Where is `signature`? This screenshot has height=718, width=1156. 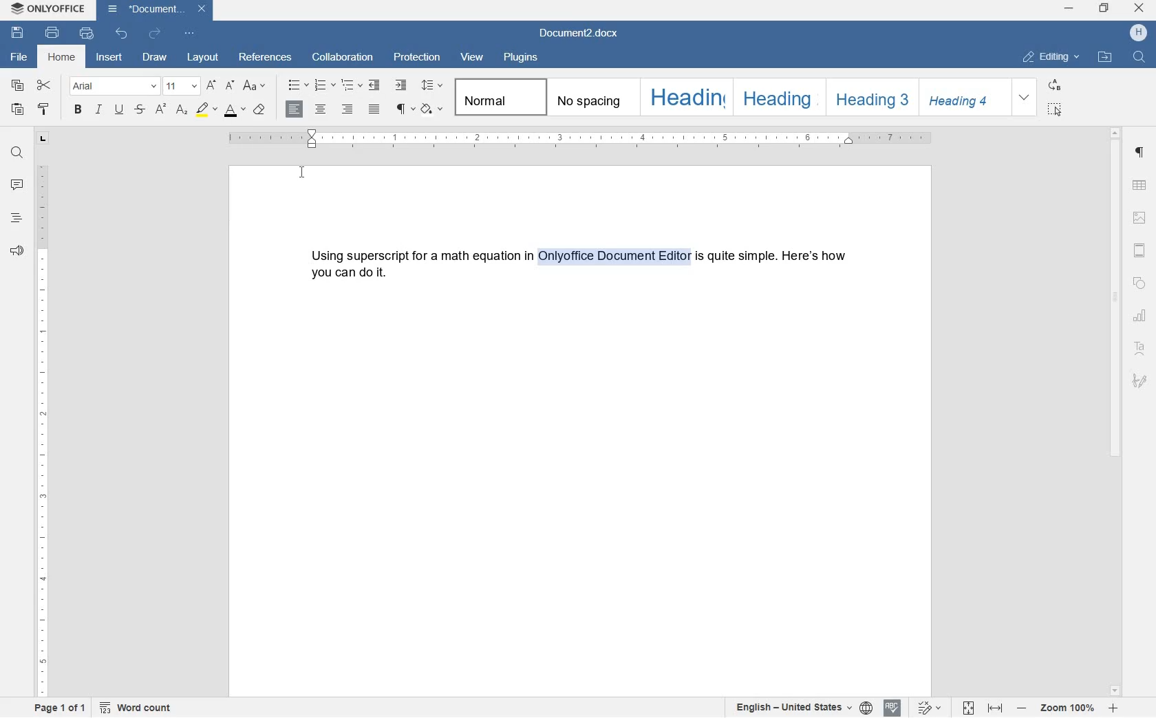 signature is located at coordinates (1140, 381).